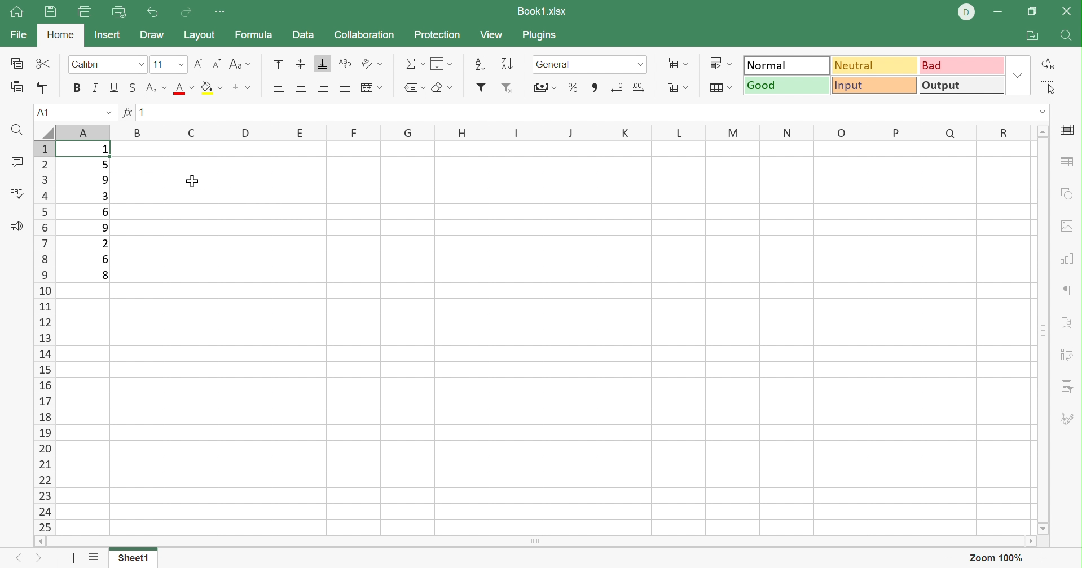 Image resolution: width=1082 pixels, height=568 pixels. What do you see at coordinates (1043, 113) in the screenshot?
I see `Drop Down` at bounding box center [1043, 113].